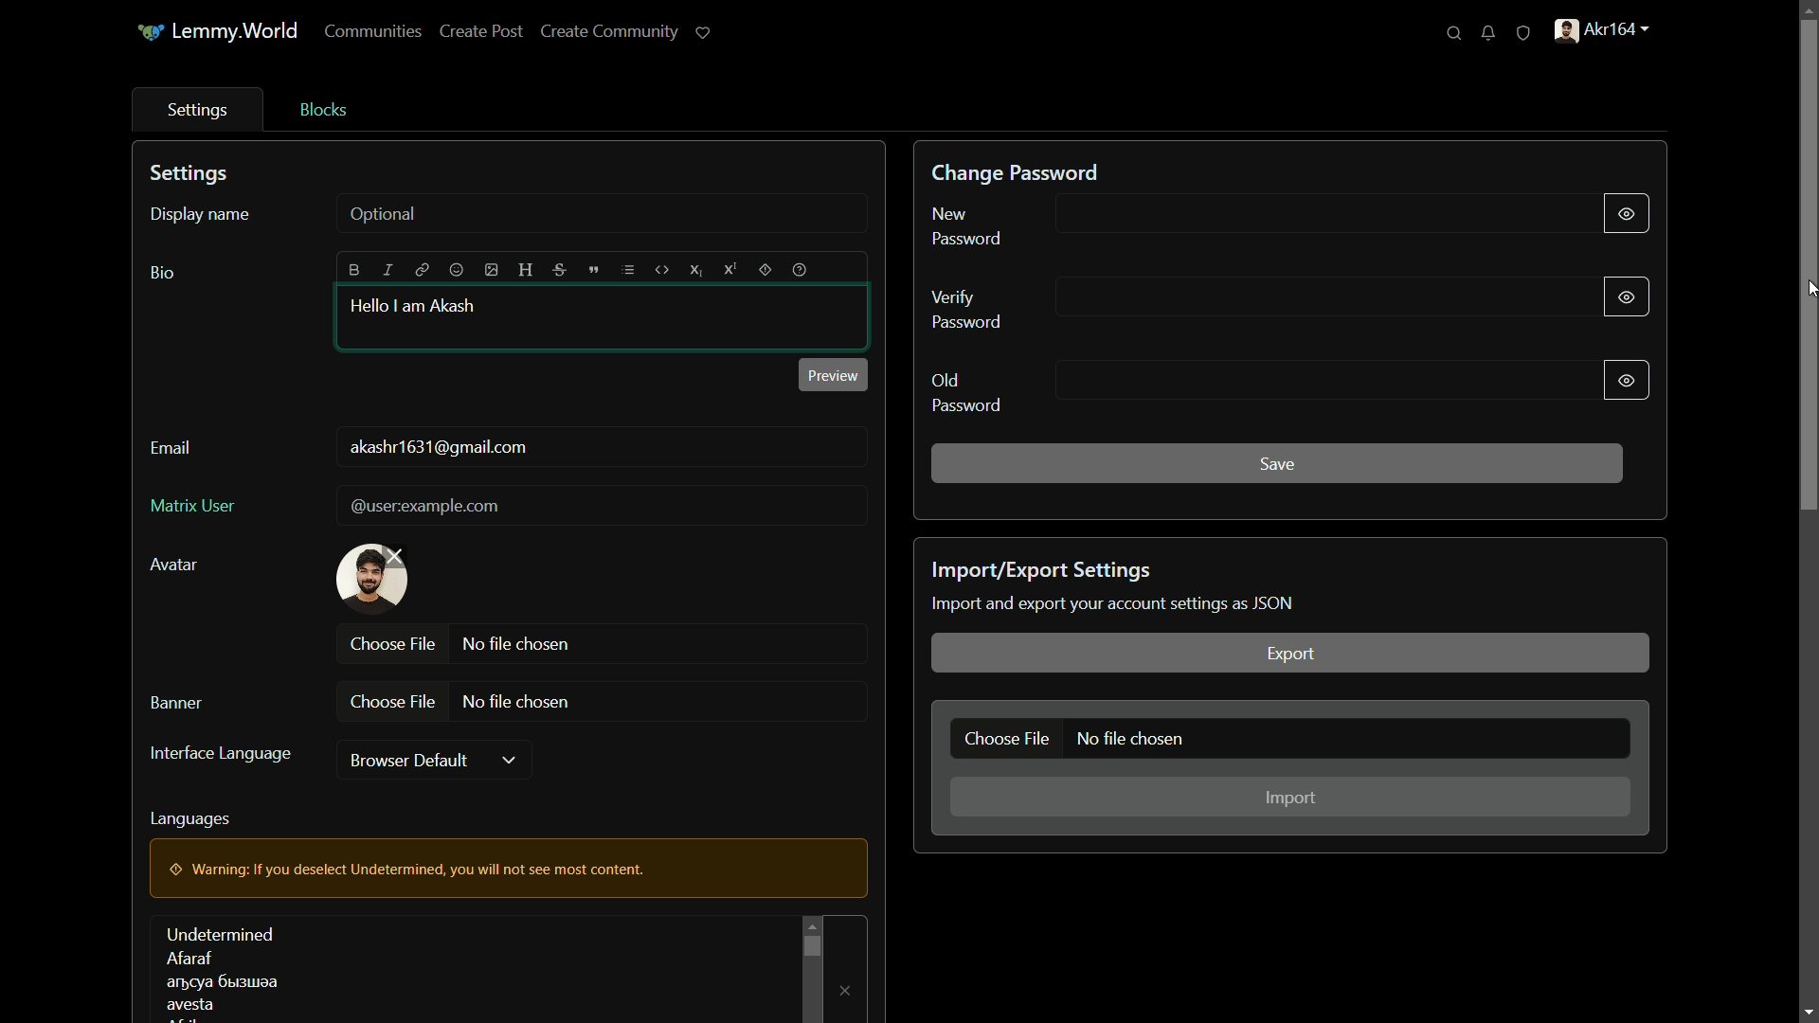  I want to click on verify password input line, so click(1327, 297).